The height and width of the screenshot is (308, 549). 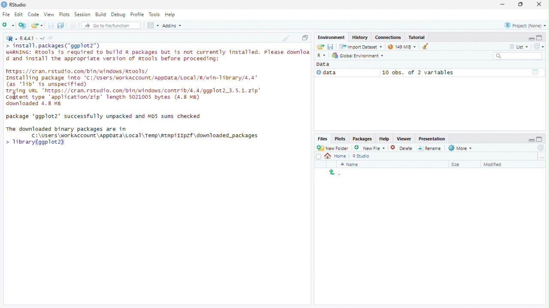 I want to click on 10 obs, of 2 variables, so click(x=462, y=72).